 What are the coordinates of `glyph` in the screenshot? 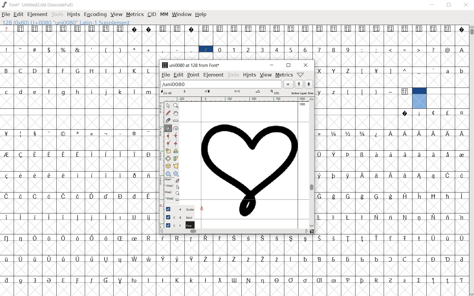 It's located at (49, 71).